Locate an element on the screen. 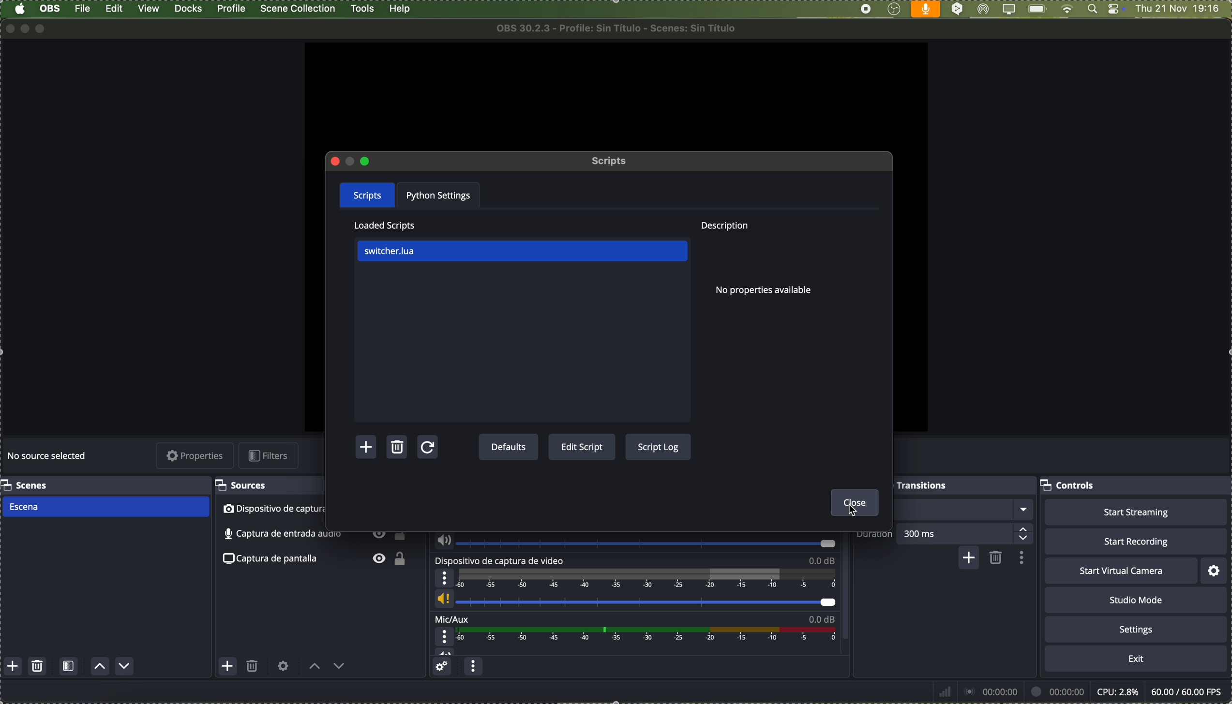  OBS is located at coordinates (51, 8).